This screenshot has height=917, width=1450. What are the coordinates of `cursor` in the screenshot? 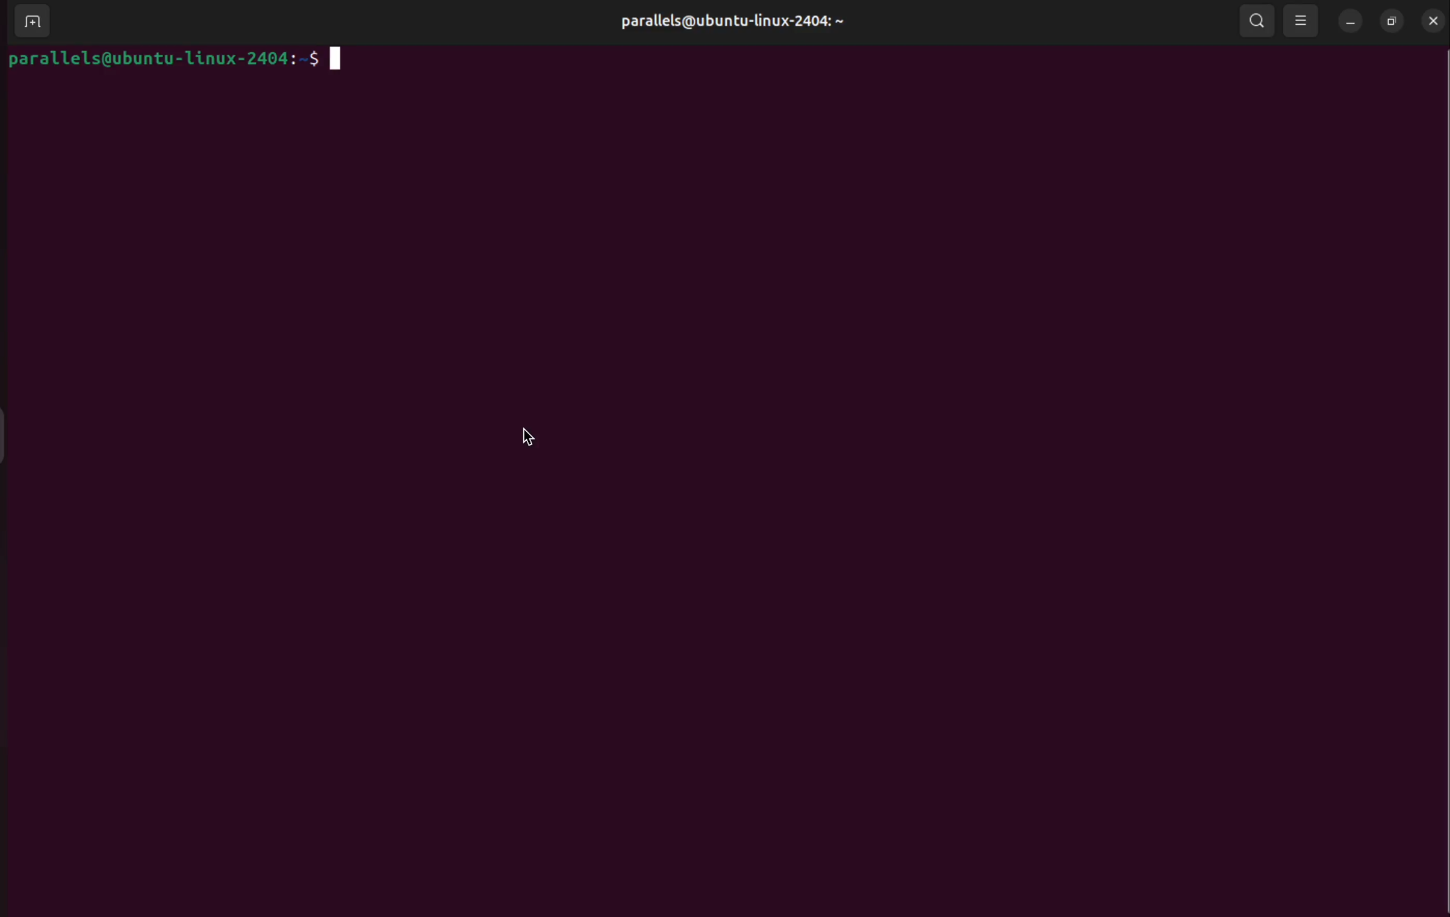 It's located at (532, 435).